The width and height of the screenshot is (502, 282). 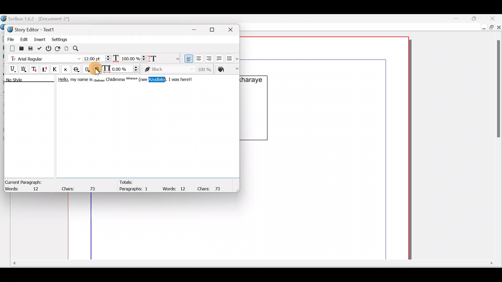 I want to click on No style, so click(x=20, y=81).